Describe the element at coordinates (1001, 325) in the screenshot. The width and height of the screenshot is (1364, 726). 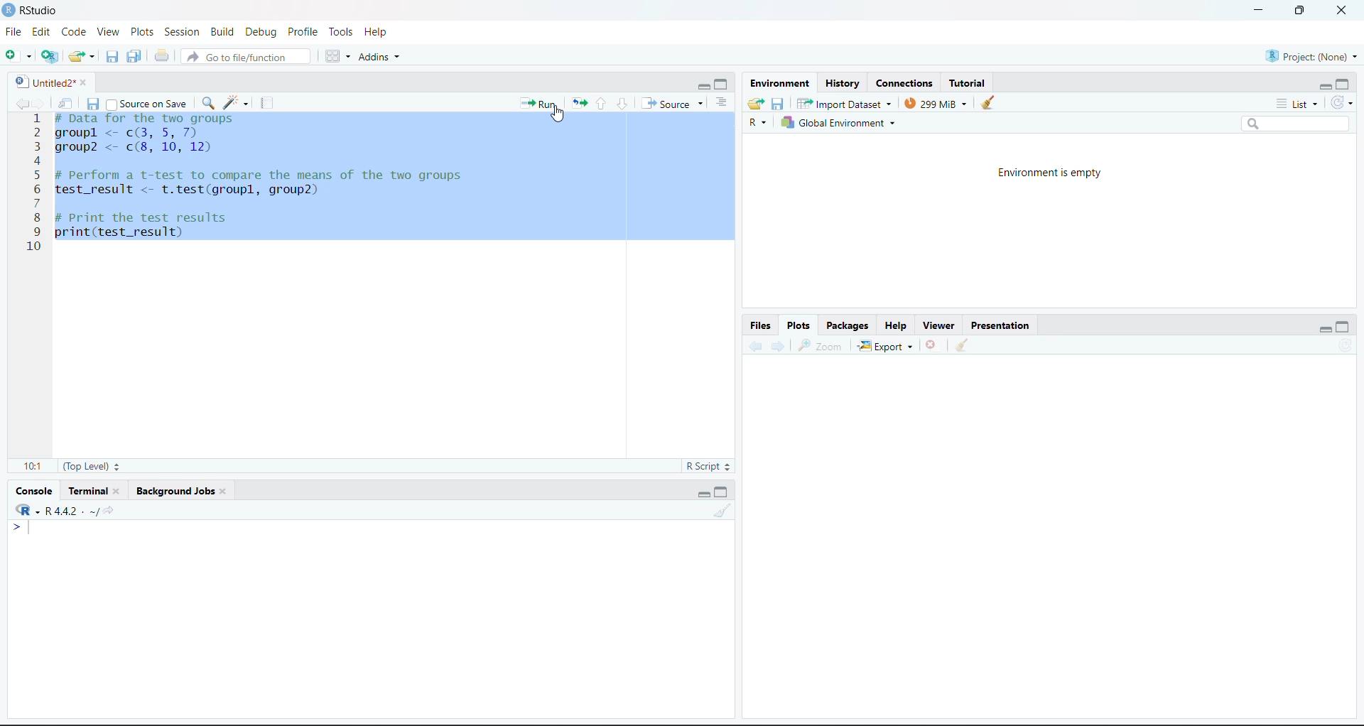
I see `Presentation` at that location.